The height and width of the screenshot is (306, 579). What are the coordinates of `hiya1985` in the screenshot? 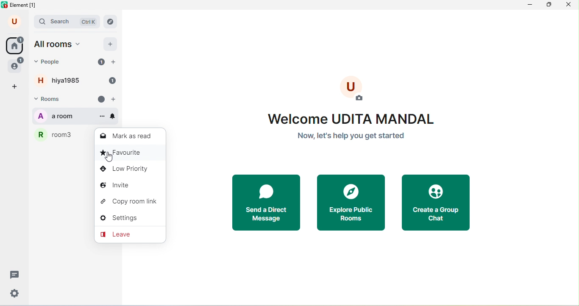 It's located at (67, 81).